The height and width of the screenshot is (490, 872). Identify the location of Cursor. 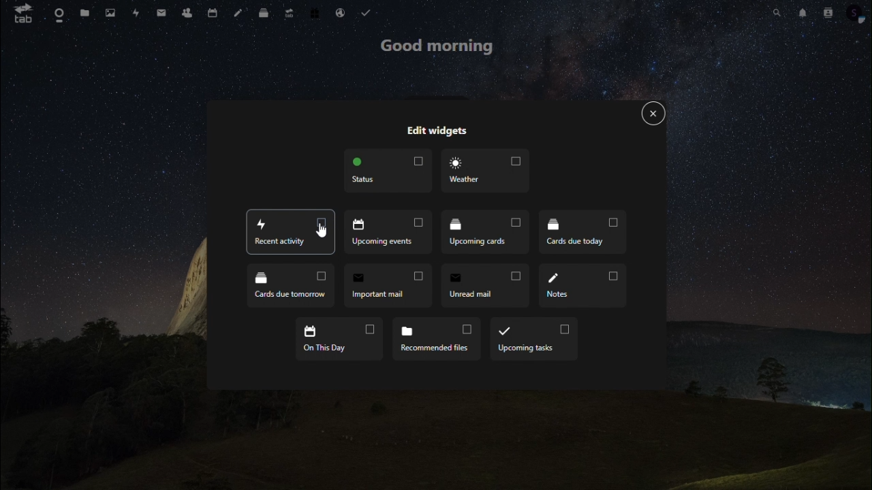
(324, 233).